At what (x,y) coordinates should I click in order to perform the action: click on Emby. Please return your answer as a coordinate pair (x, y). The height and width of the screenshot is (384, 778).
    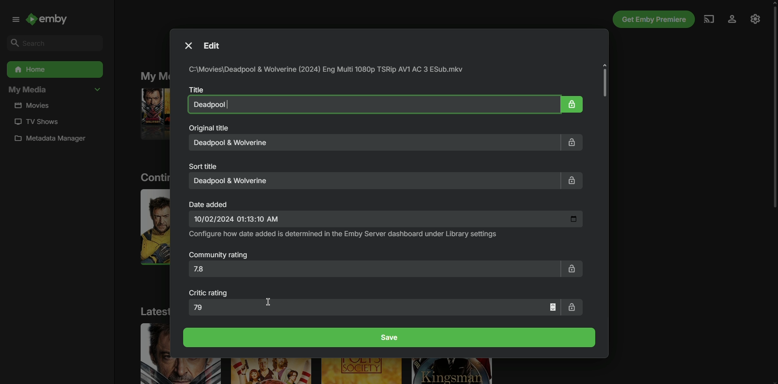
    Looking at the image, I should click on (52, 21).